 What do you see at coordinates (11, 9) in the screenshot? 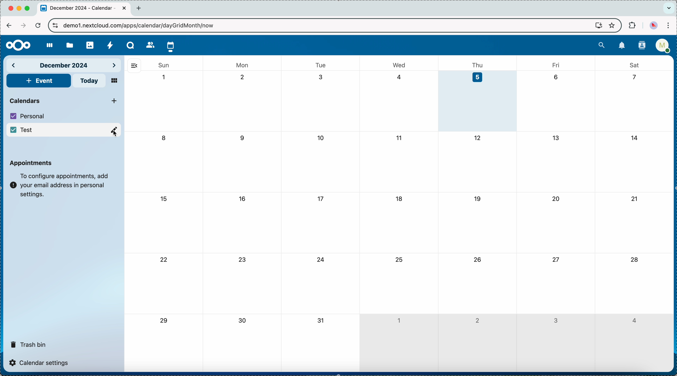
I see `close Chrome` at bounding box center [11, 9].